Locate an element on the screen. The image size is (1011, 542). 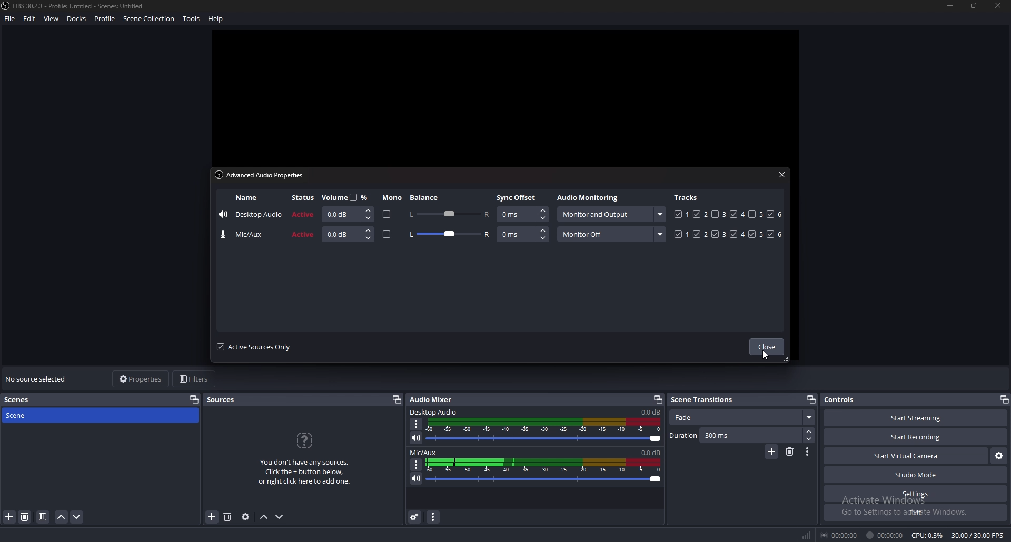
fade is located at coordinates (741, 418).